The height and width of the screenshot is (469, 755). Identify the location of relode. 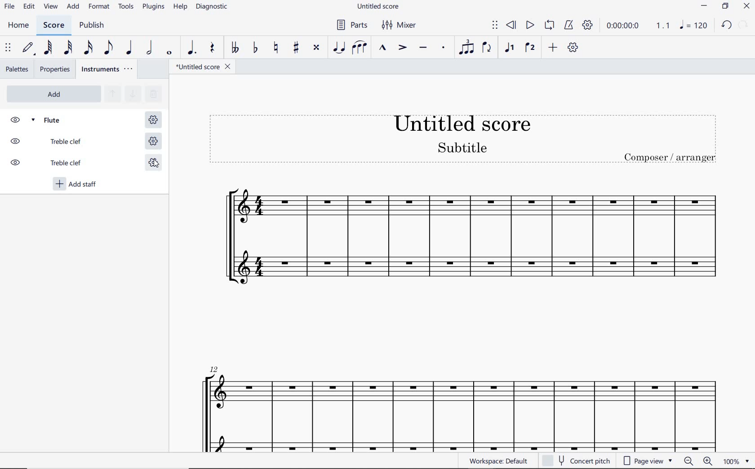
(744, 24).